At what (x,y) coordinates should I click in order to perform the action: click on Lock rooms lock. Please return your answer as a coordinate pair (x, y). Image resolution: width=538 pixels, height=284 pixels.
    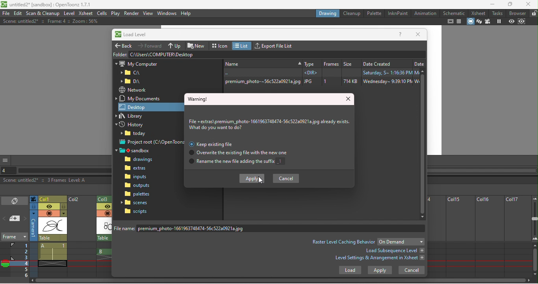
    Looking at the image, I should click on (534, 13).